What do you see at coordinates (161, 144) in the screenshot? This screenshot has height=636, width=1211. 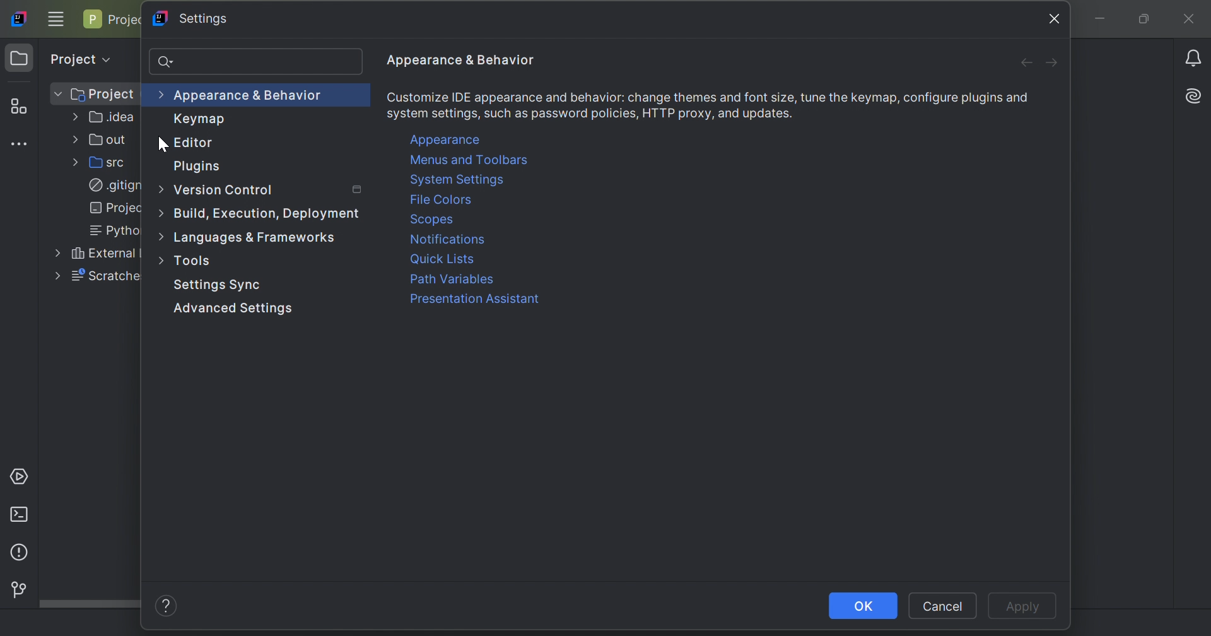 I see `Cursor` at bounding box center [161, 144].